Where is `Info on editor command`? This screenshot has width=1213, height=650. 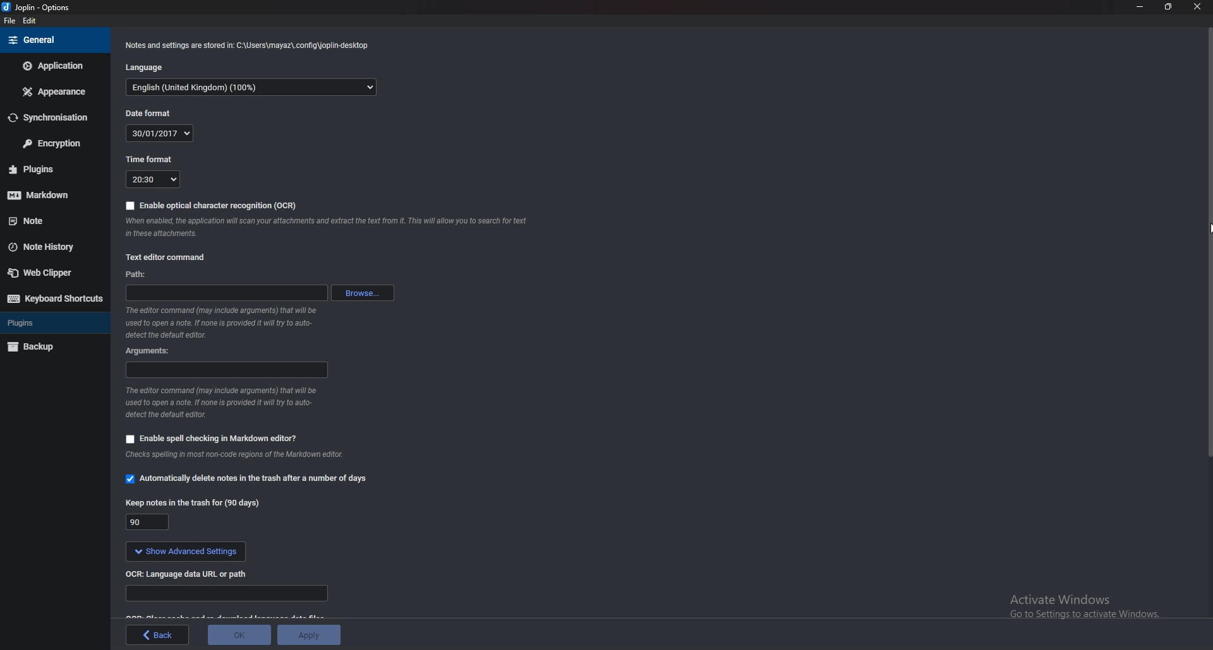
Info on editor command is located at coordinates (224, 321).